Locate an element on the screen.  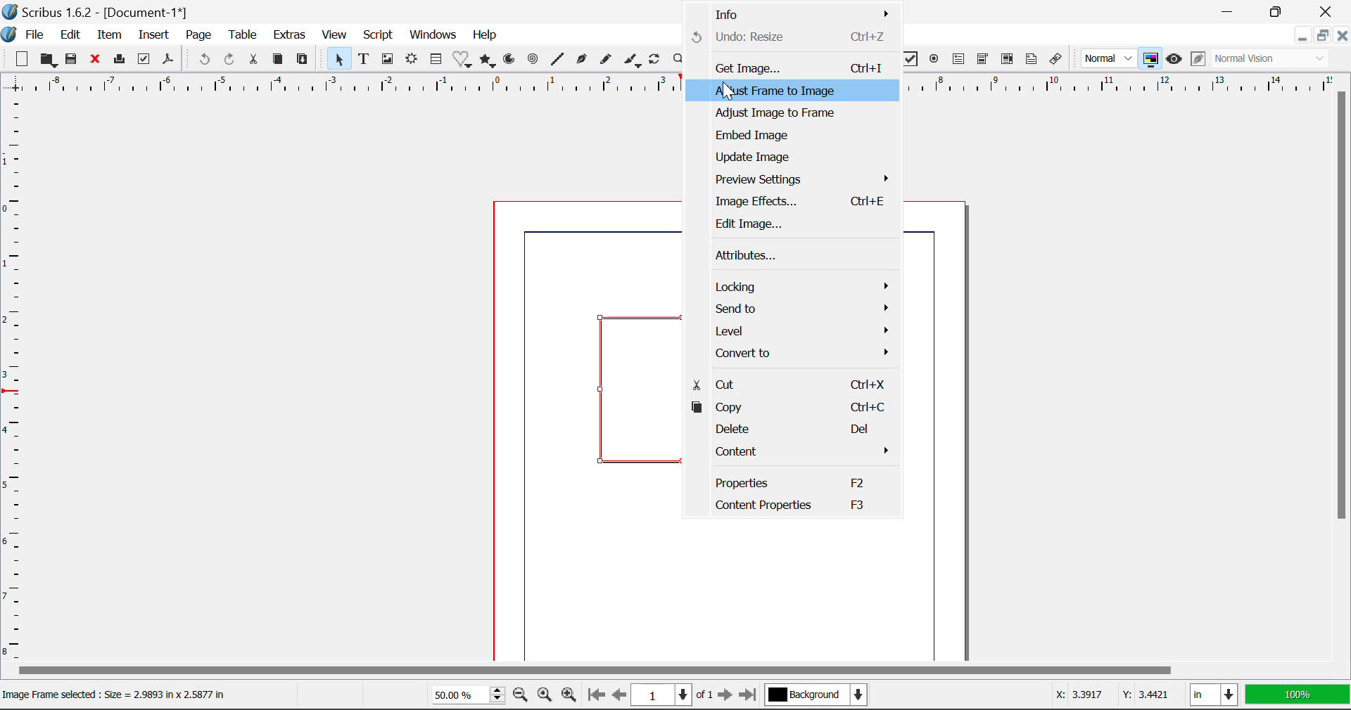
Special Shape is located at coordinates (461, 59).